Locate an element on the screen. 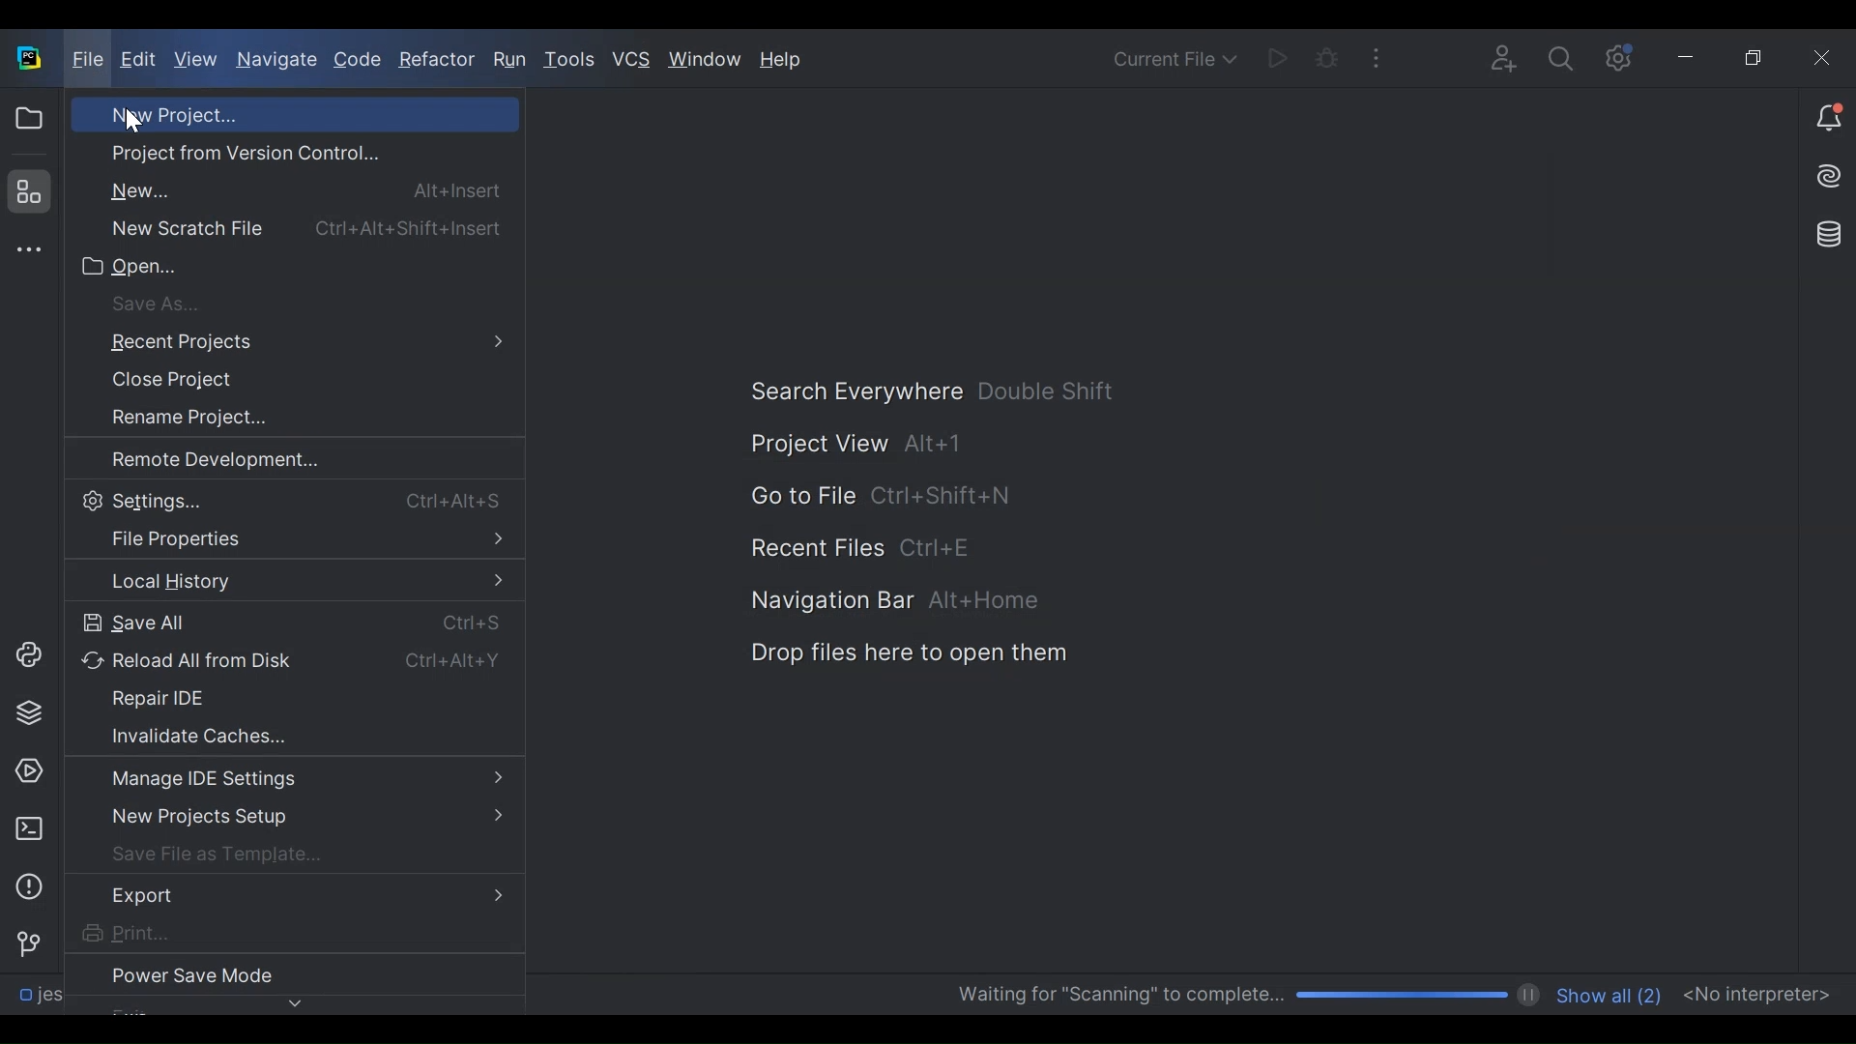 Image resolution: width=1856 pixels, height=1044 pixels. Manage IDE Settings is located at coordinates (291, 781).